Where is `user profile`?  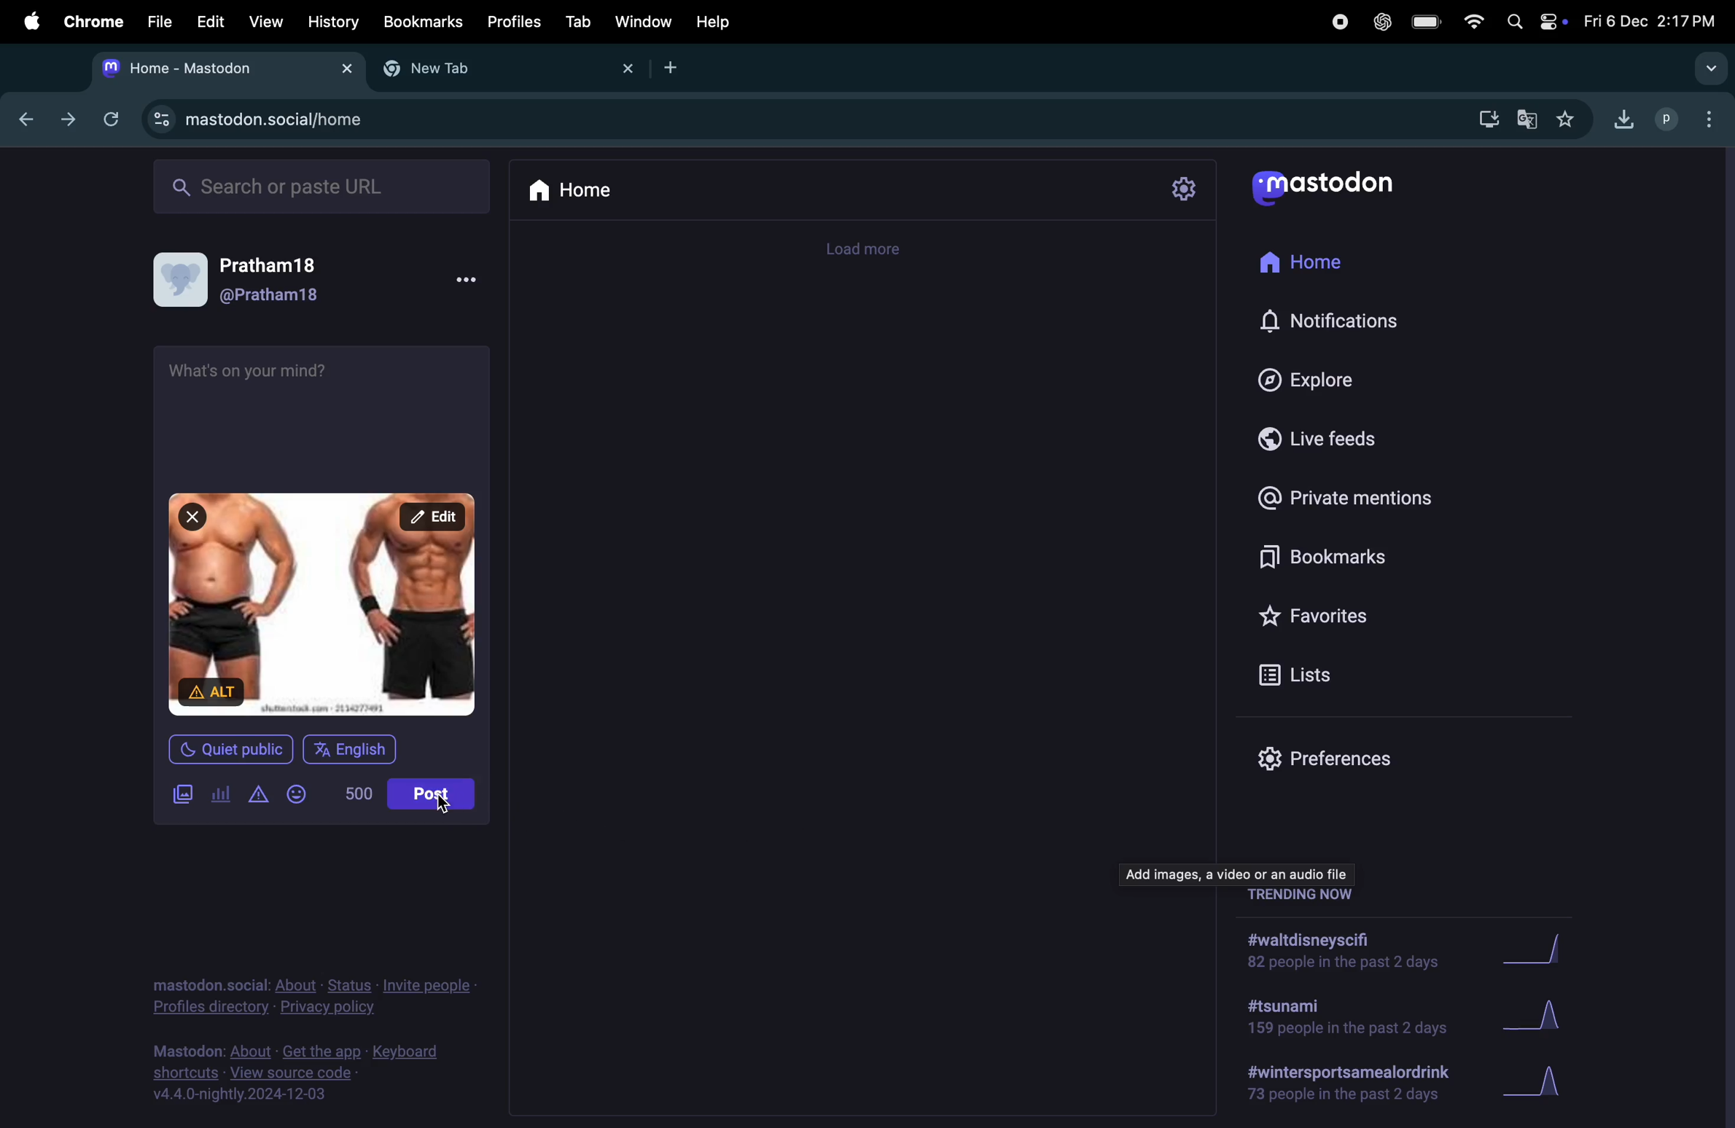
user profile is located at coordinates (1668, 117).